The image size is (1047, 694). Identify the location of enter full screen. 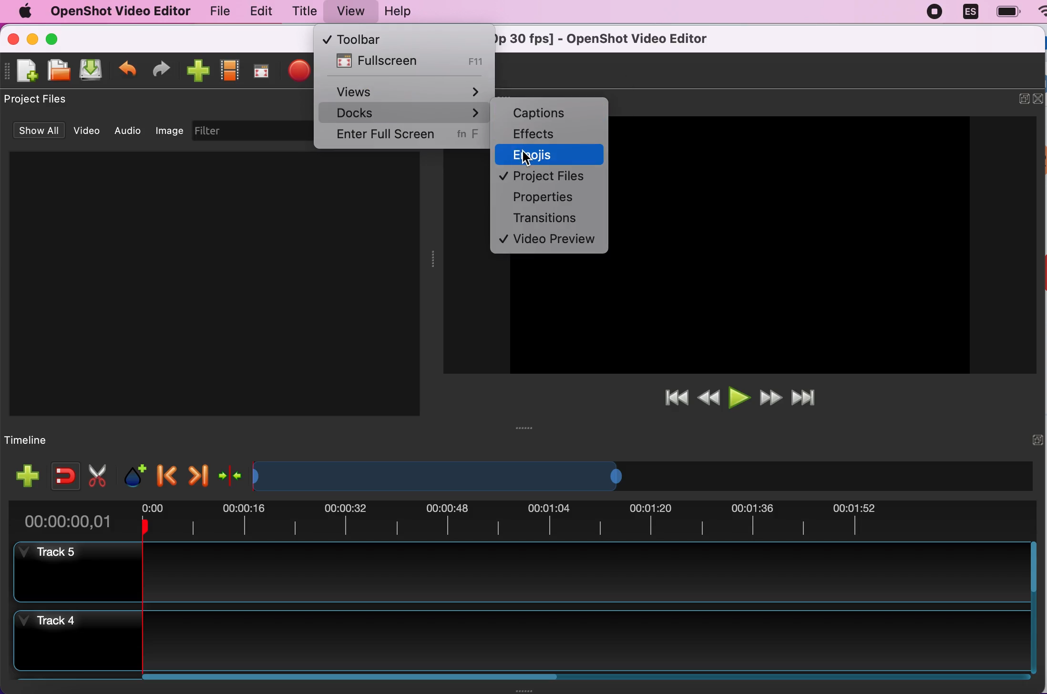
(406, 137).